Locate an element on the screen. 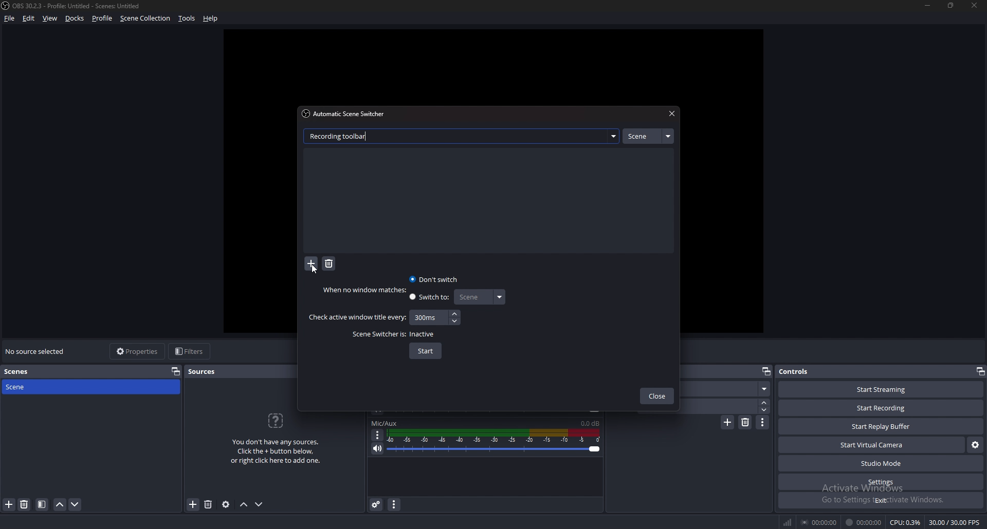 The image size is (987, 529). recording duration is located at coordinates (864, 522).